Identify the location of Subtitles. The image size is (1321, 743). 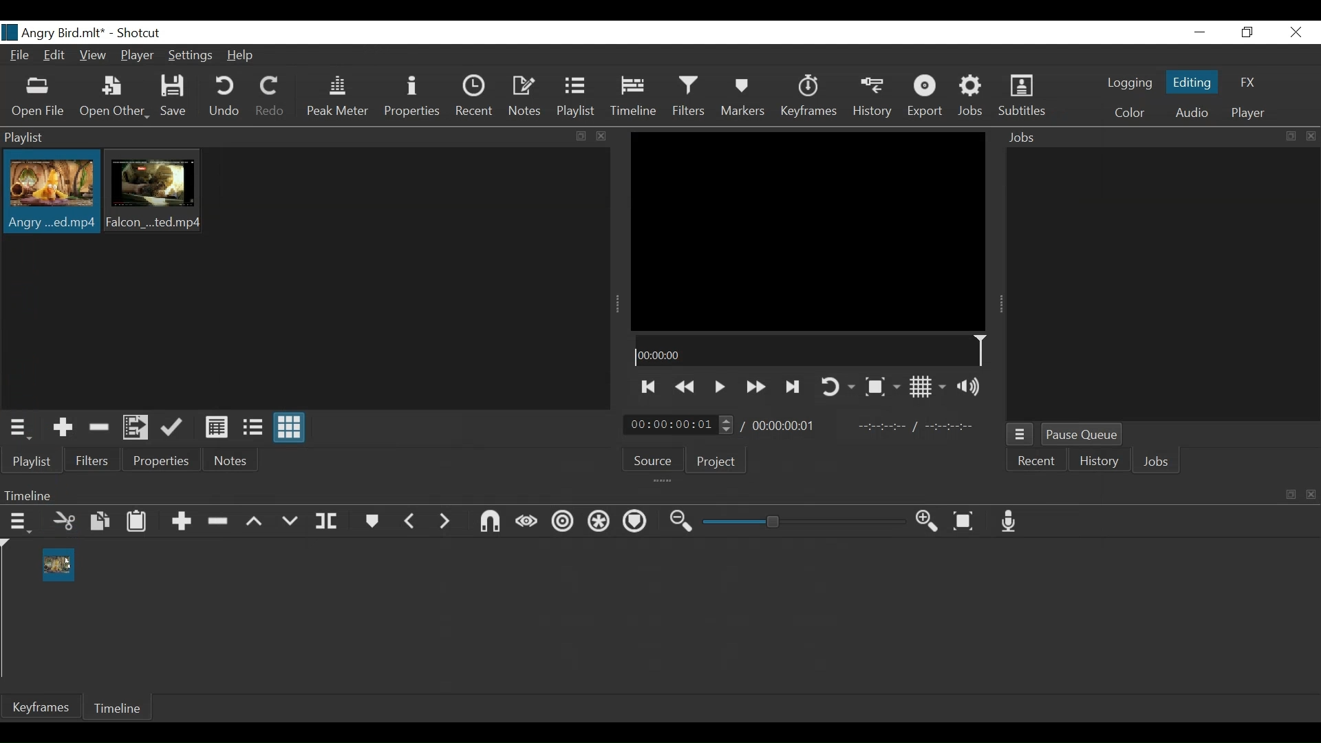
(1023, 97).